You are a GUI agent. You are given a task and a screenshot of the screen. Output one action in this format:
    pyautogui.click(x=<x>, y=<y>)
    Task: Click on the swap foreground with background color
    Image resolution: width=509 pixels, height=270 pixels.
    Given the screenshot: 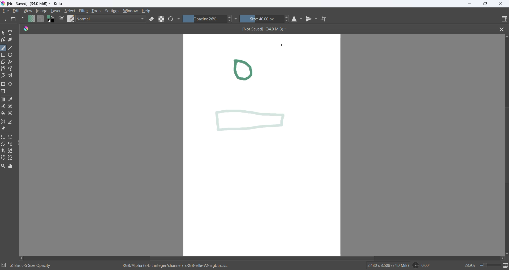 What is the action you would take?
    pyautogui.click(x=51, y=19)
    